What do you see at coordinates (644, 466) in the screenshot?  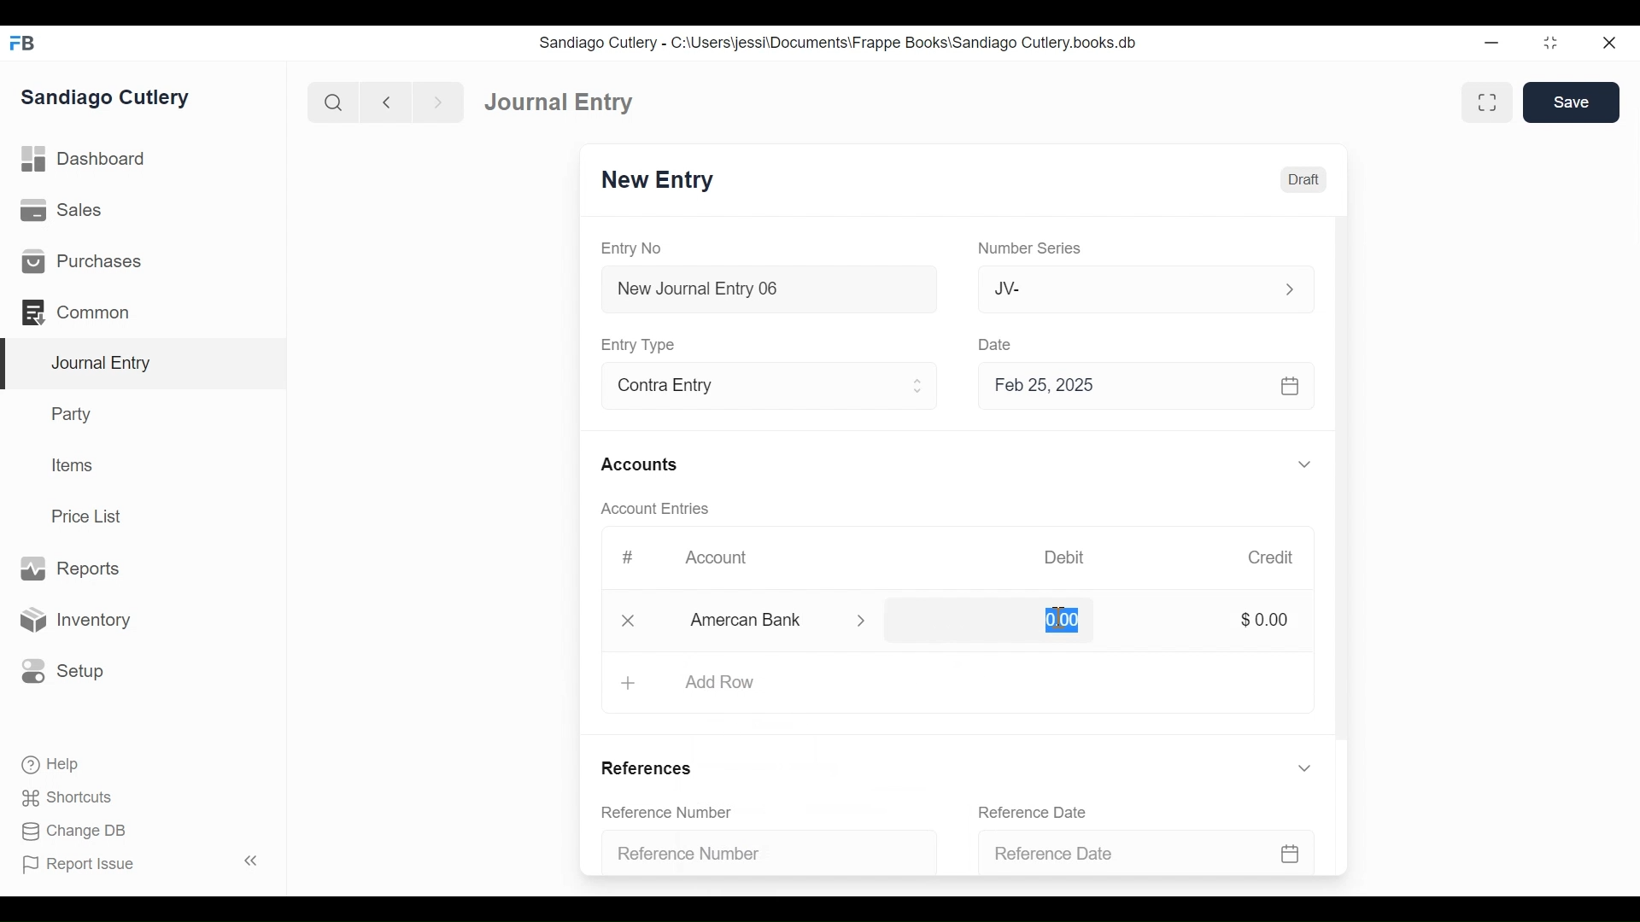 I see `Accounts` at bounding box center [644, 466].